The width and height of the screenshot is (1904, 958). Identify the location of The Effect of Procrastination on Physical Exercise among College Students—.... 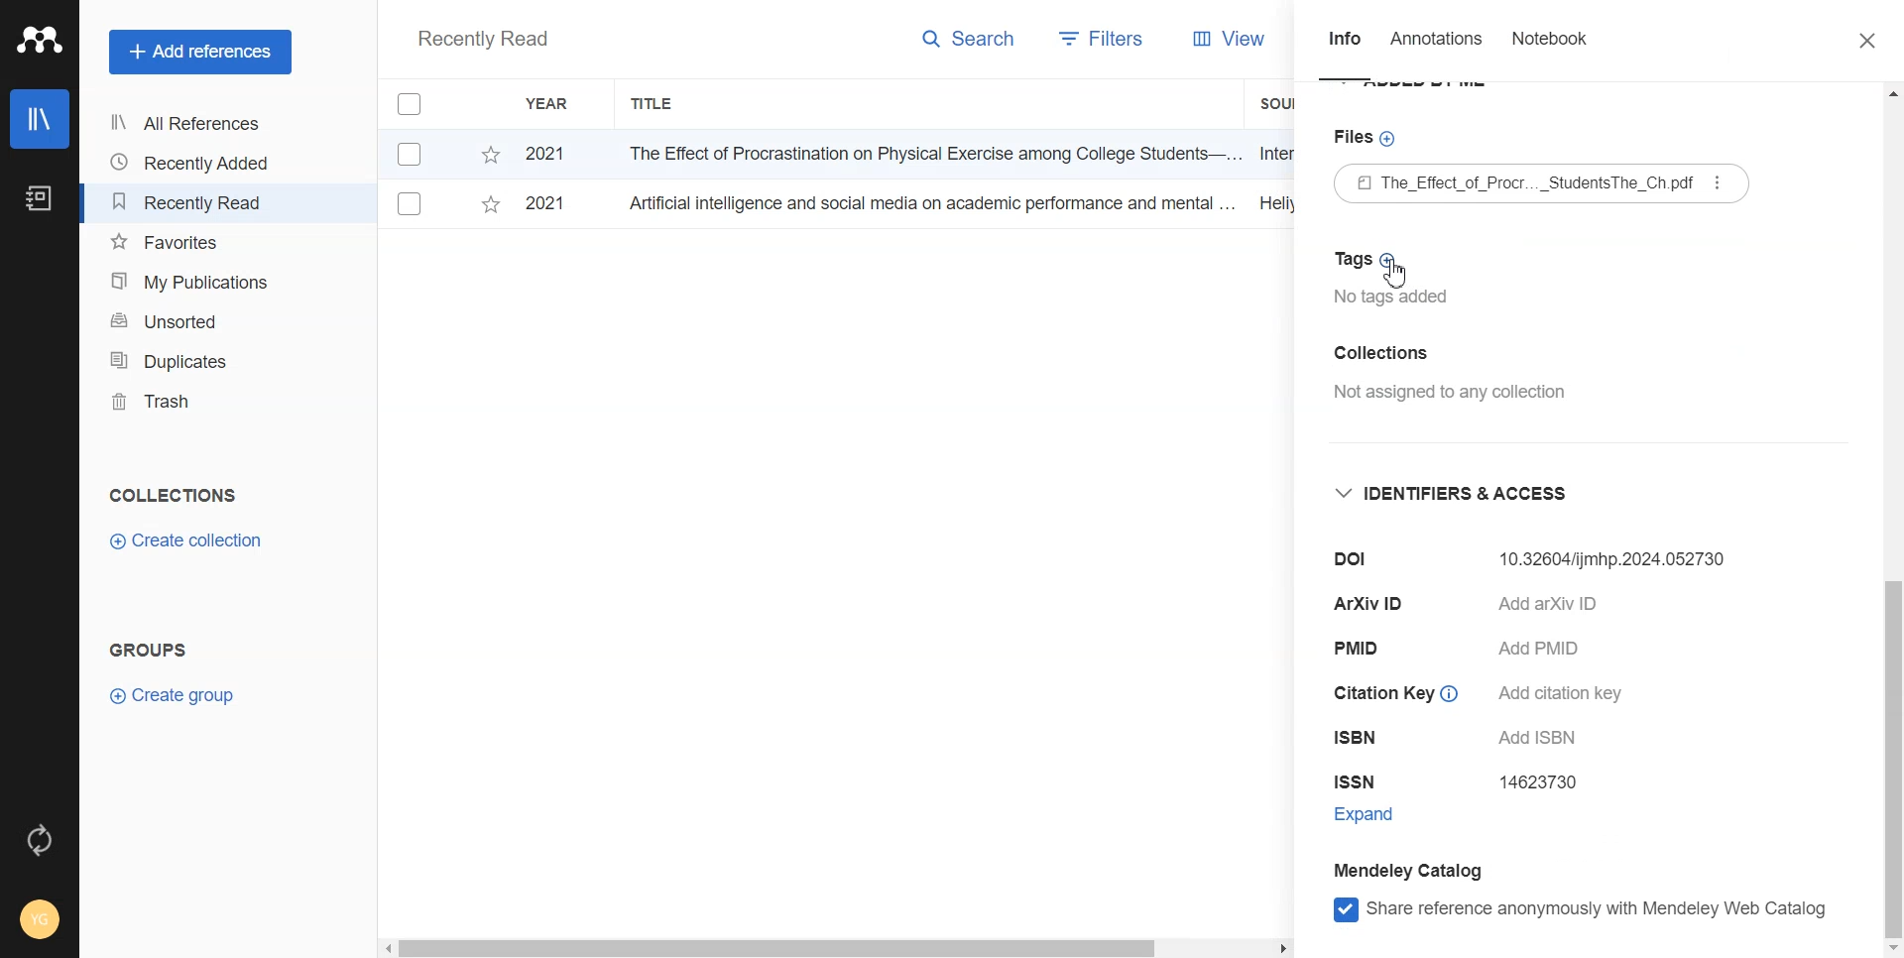
(927, 153).